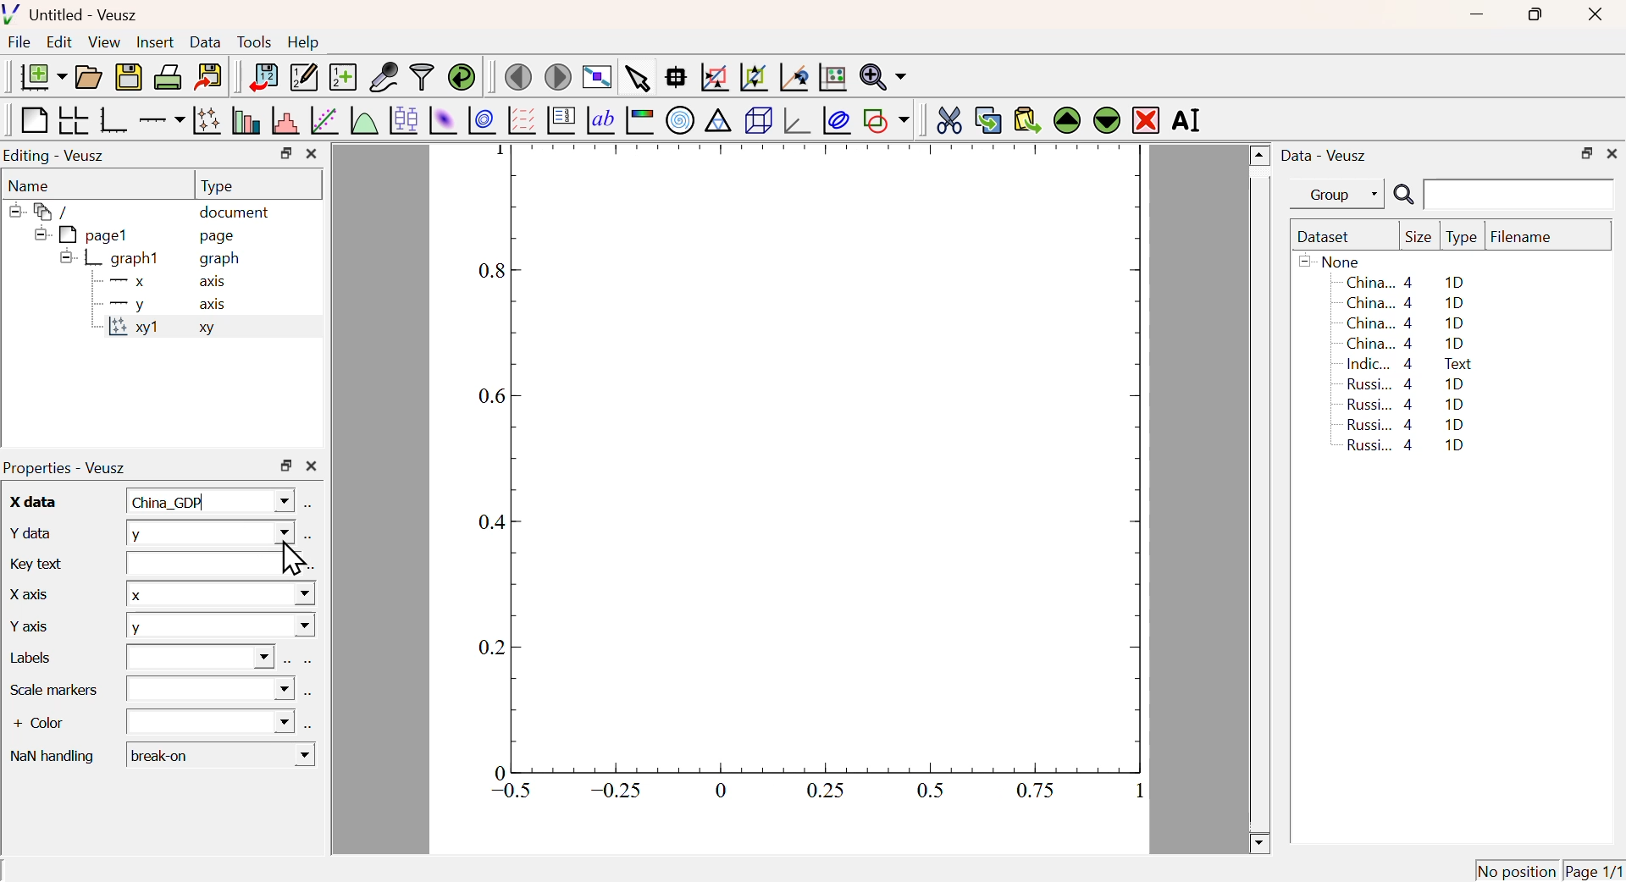  I want to click on Close, so click(312, 467).